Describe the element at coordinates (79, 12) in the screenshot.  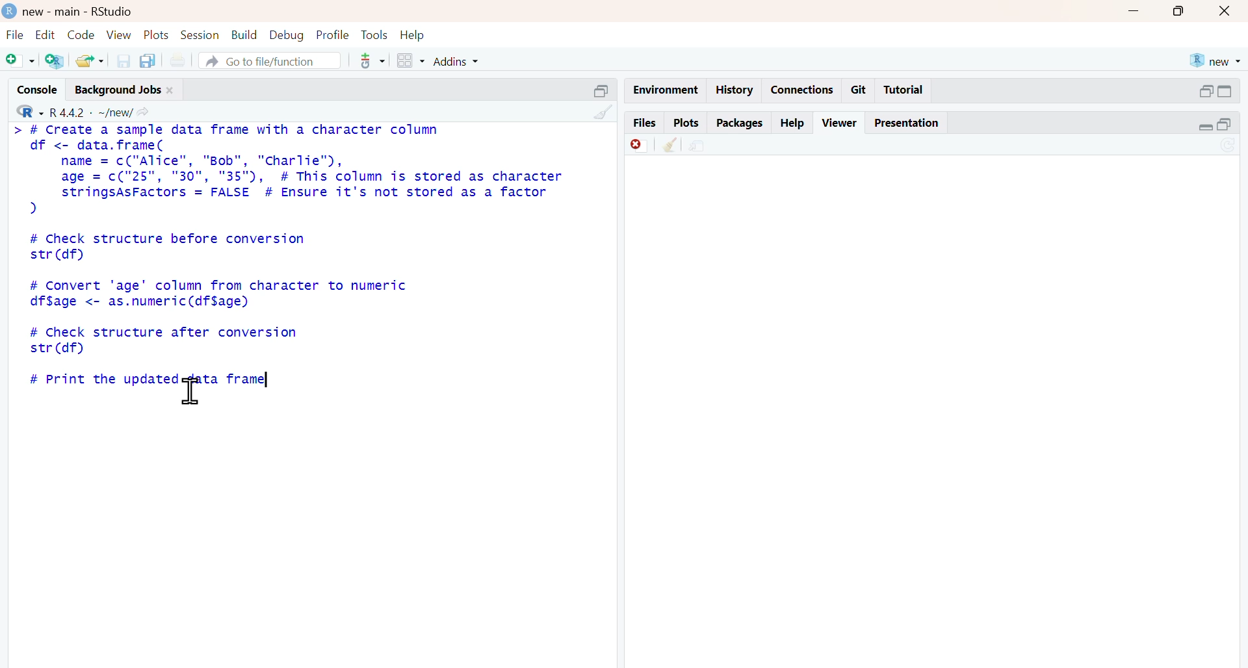
I see `new - main - RStudio` at that location.